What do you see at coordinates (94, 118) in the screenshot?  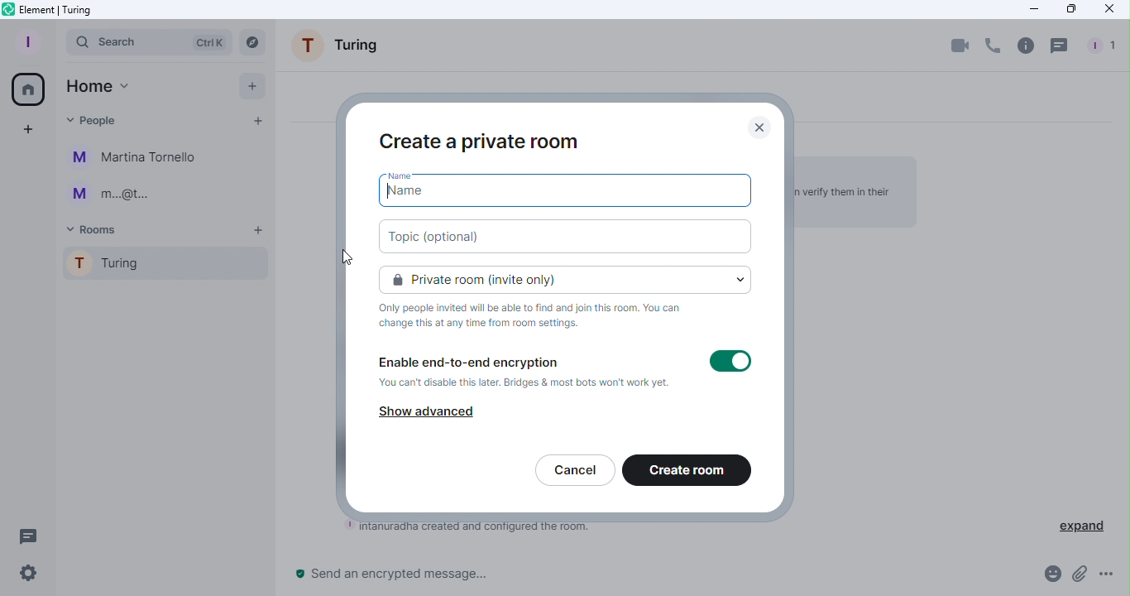 I see `People` at bounding box center [94, 118].